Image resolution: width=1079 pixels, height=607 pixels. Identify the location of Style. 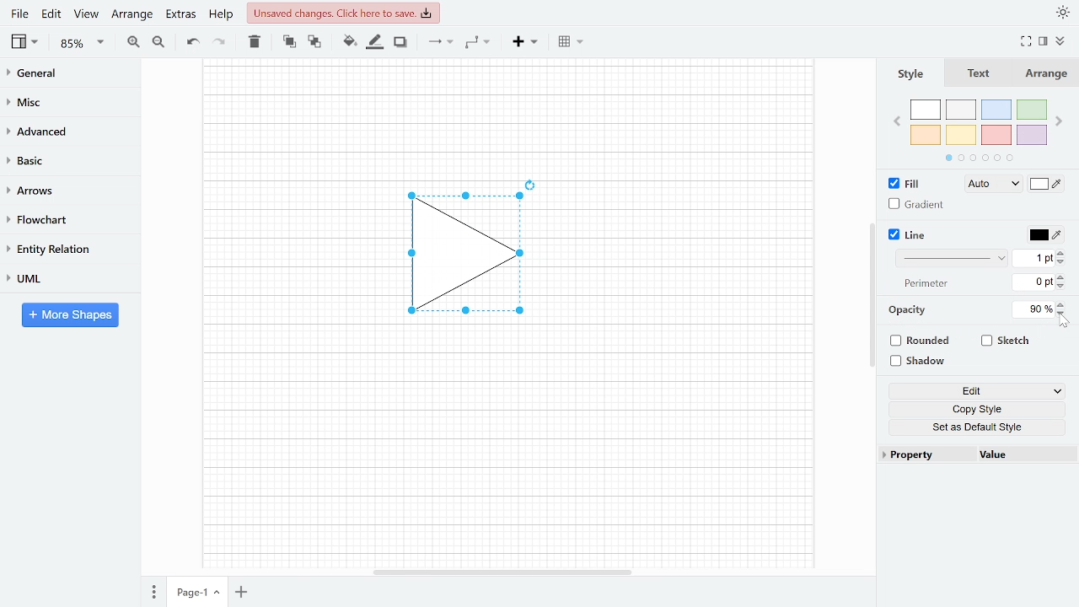
(909, 73).